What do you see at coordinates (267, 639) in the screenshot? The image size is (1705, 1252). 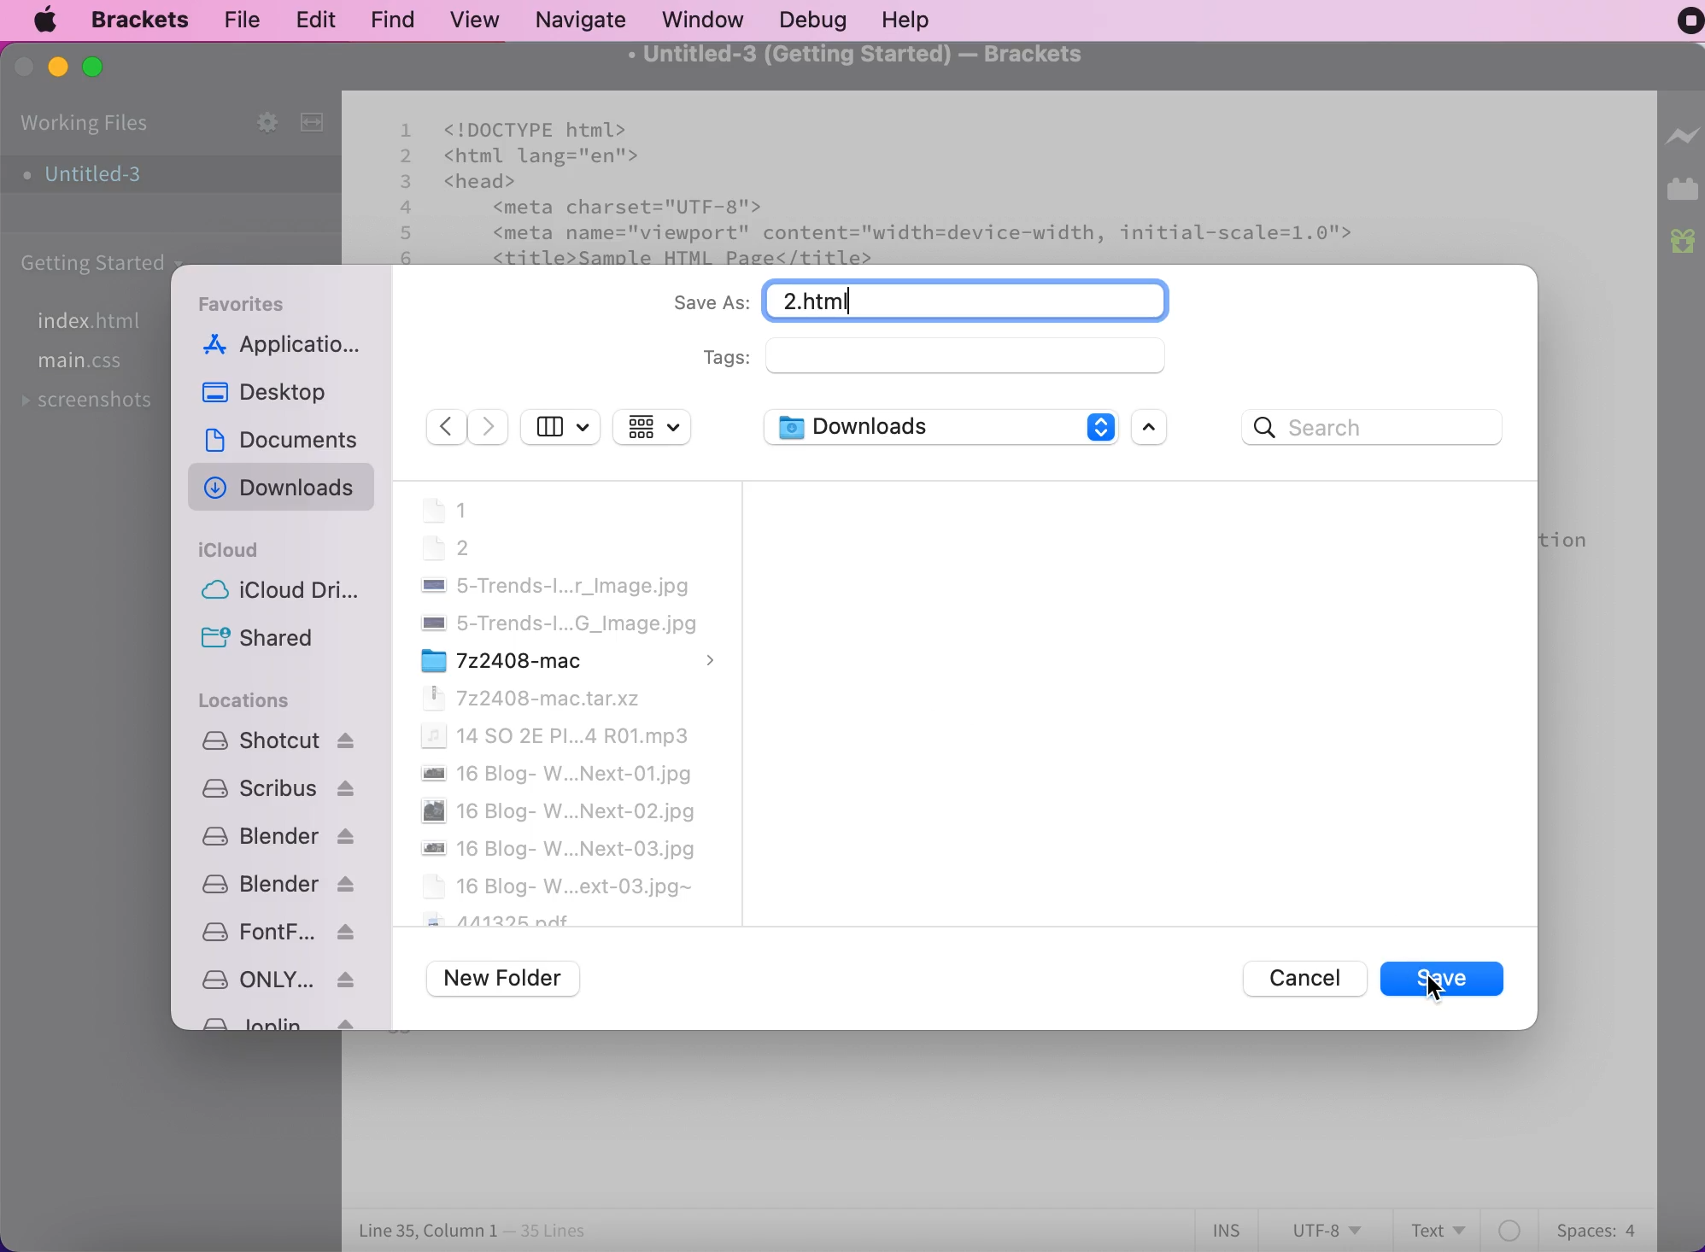 I see `shared` at bounding box center [267, 639].